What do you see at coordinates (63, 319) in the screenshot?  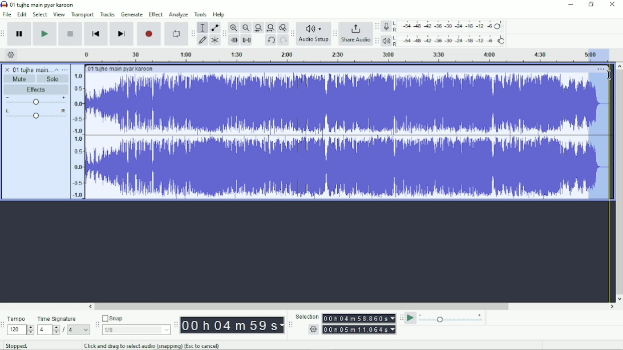 I see `Time signature` at bounding box center [63, 319].